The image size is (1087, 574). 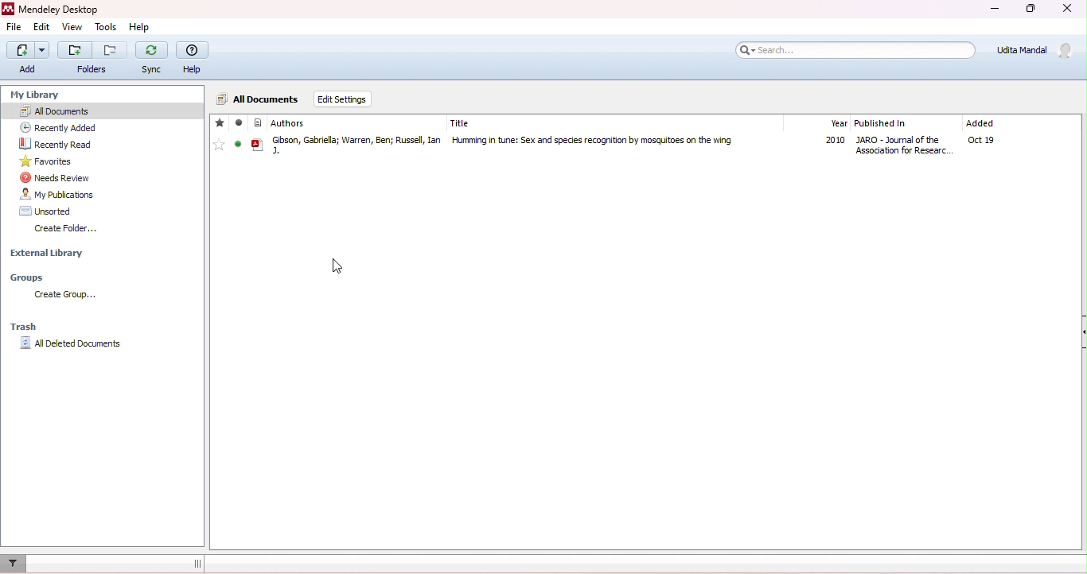 What do you see at coordinates (221, 145) in the screenshot?
I see `add favorite` at bounding box center [221, 145].